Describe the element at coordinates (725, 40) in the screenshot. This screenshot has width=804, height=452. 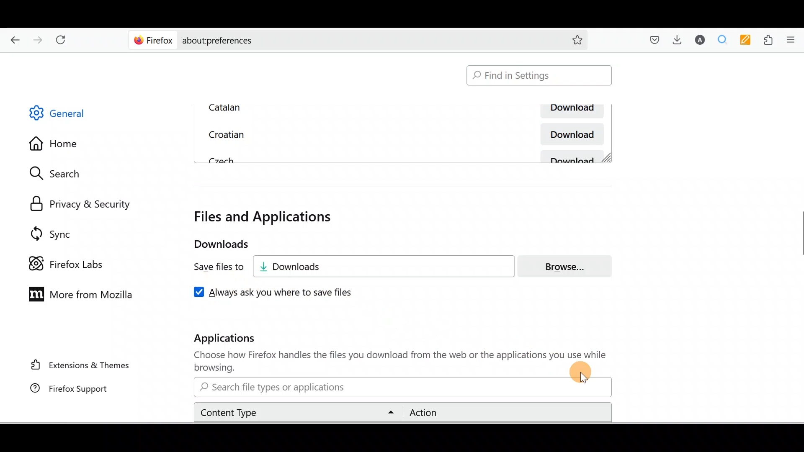
I see `Multiple search and highlight` at that location.